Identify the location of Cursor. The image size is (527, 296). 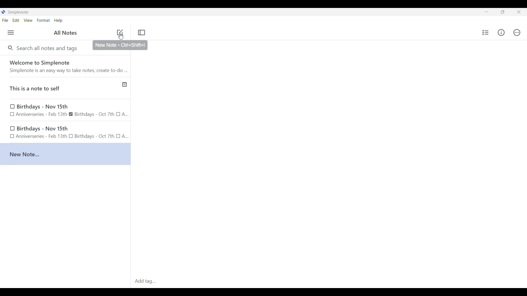
(121, 36).